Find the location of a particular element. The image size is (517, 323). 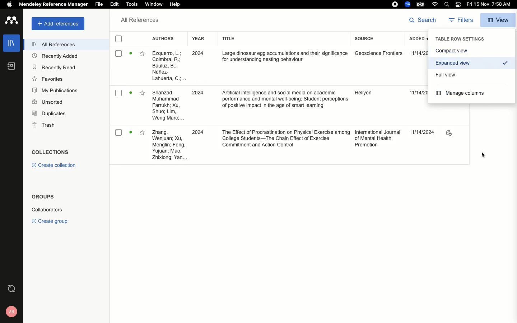

My publications is located at coordinates (54, 90).